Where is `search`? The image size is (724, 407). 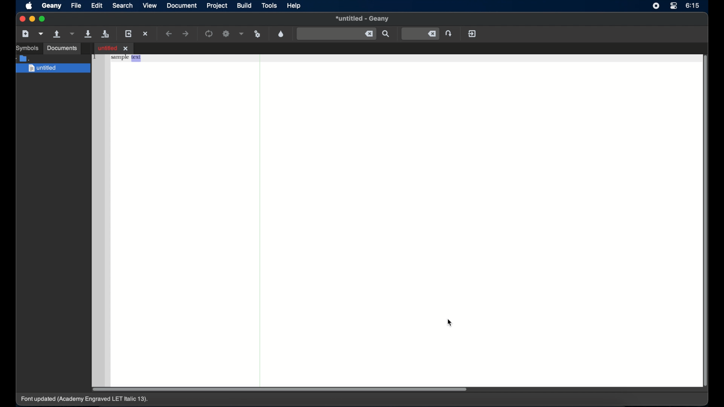
search is located at coordinates (123, 5).